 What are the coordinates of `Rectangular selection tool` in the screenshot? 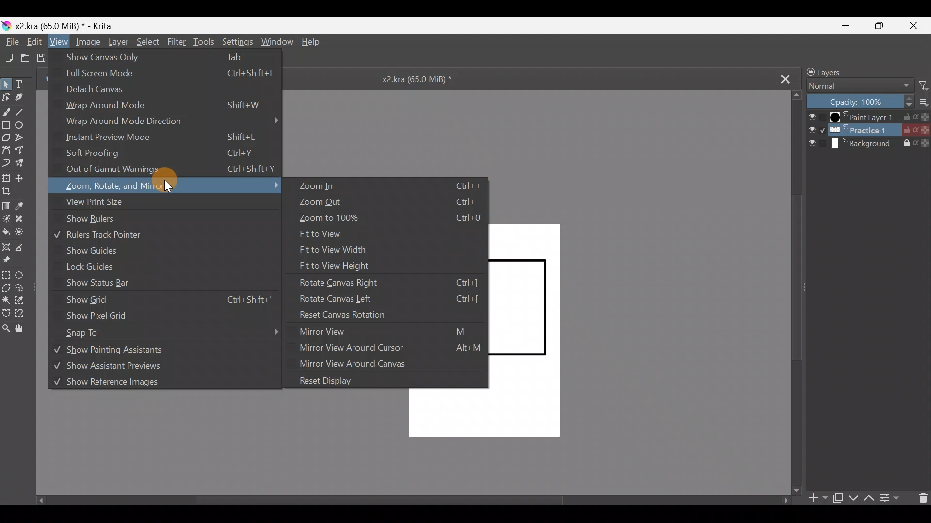 It's located at (6, 274).